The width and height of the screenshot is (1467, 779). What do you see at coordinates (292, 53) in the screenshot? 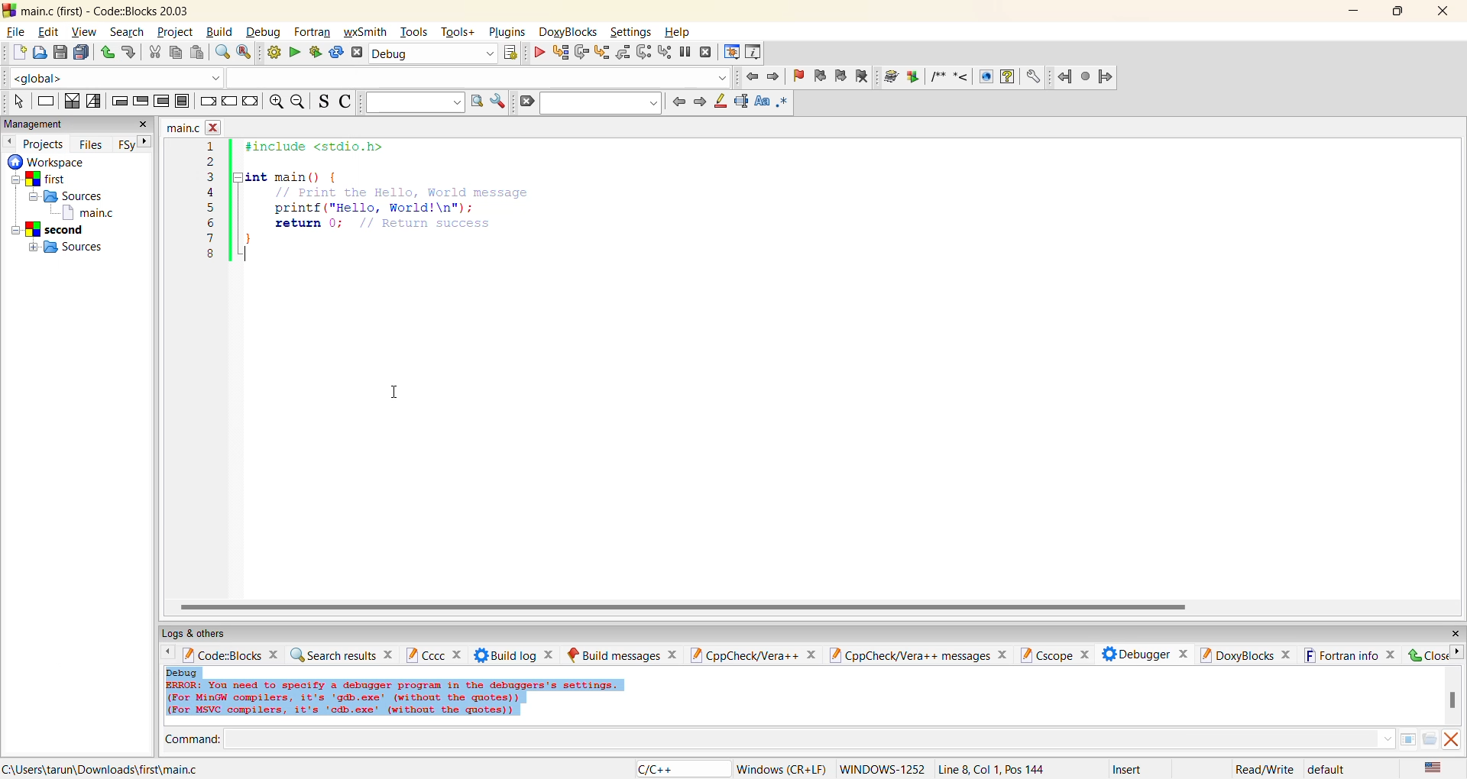
I see `run` at bounding box center [292, 53].